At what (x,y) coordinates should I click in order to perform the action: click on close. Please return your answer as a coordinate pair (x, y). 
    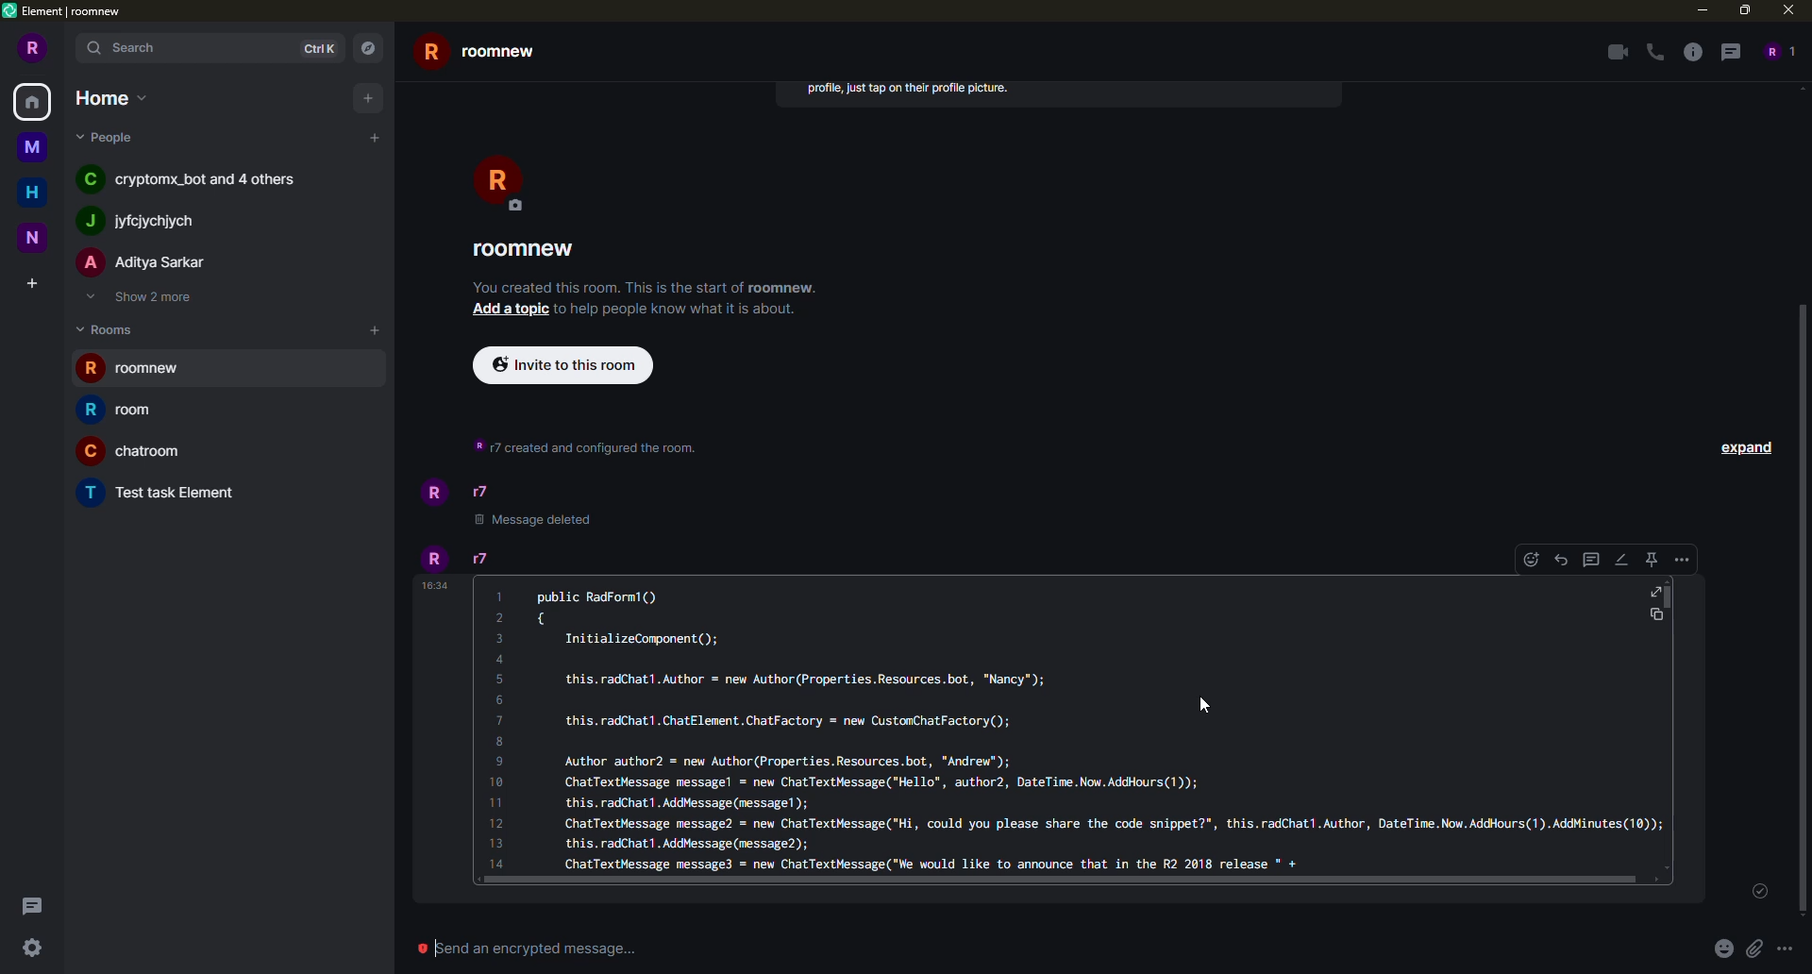
    Looking at the image, I should click on (1787, 10).